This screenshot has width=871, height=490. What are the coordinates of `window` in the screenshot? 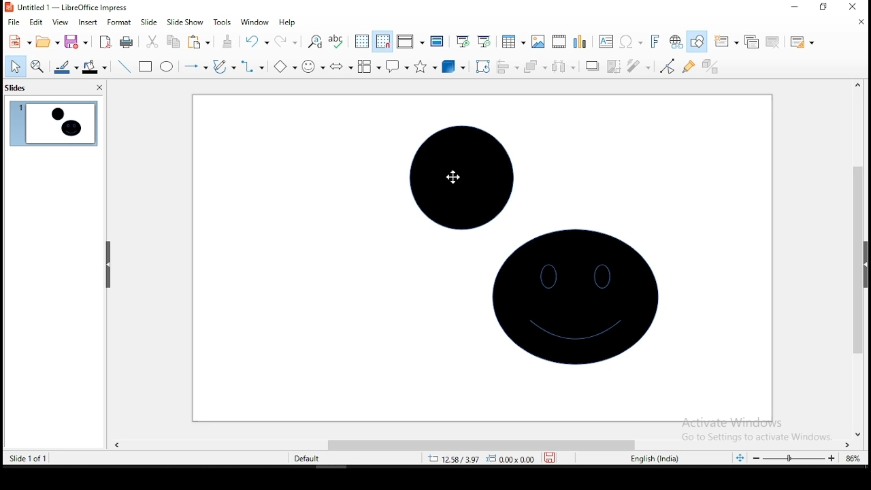 It's located at (253, 22).